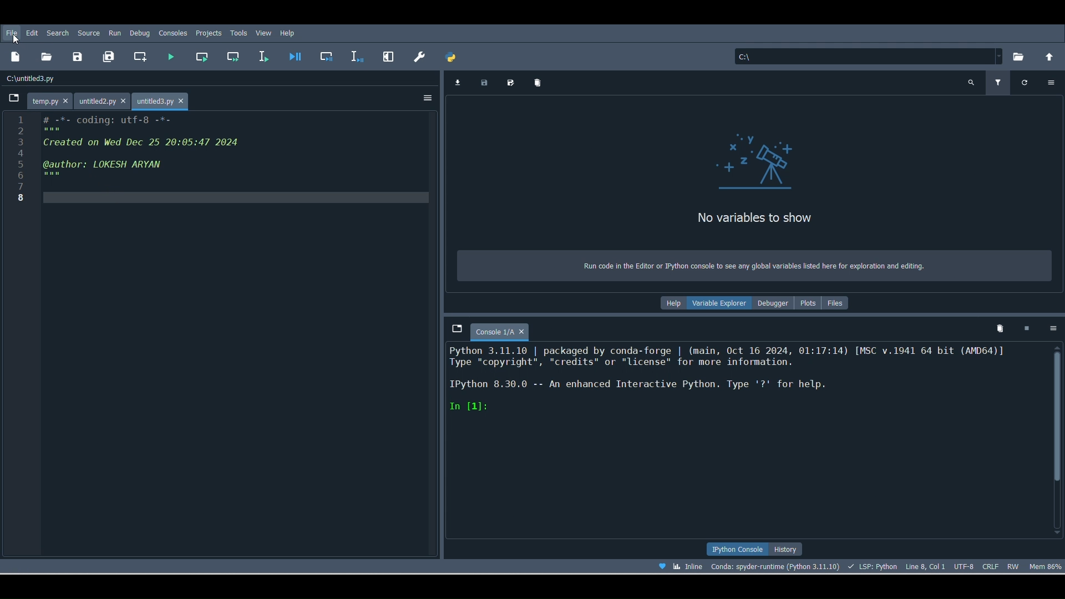  Describe the element at coordinates (111, 57) in the screenshot. I see `save all file (Ctrl + Alt + S)` at that location.